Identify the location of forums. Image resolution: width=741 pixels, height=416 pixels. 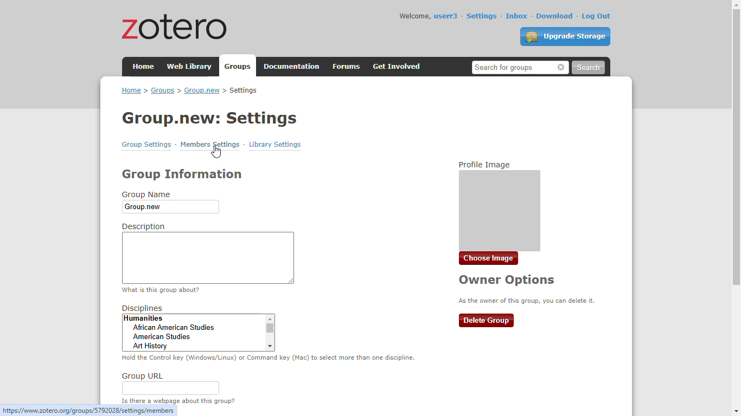
(347, 67).